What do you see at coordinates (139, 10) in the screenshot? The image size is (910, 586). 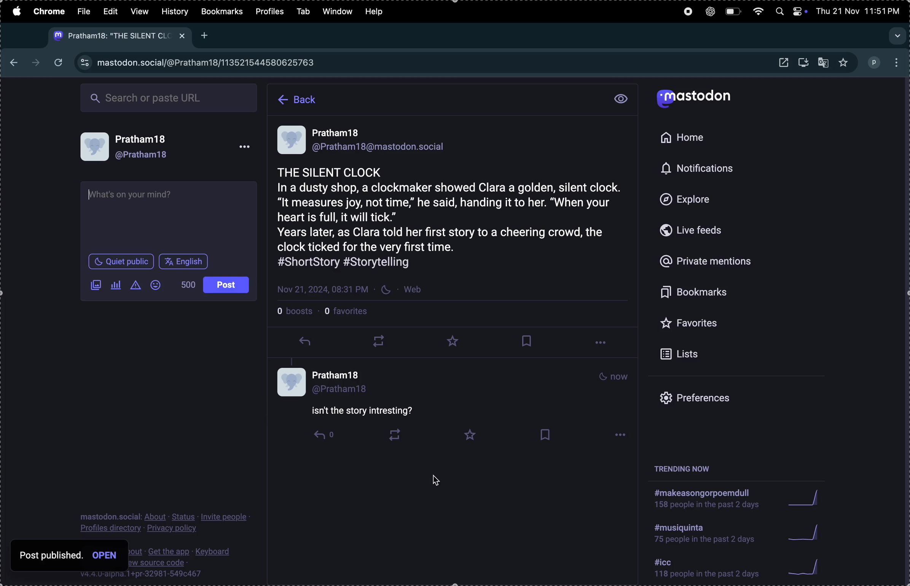 I see `view` at bounding box center [139, 10].